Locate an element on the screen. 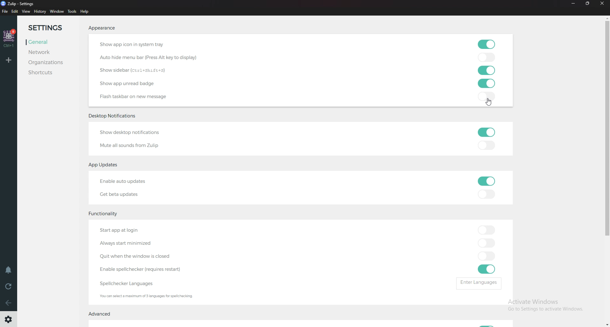  back is located at coordinates (10, 303).